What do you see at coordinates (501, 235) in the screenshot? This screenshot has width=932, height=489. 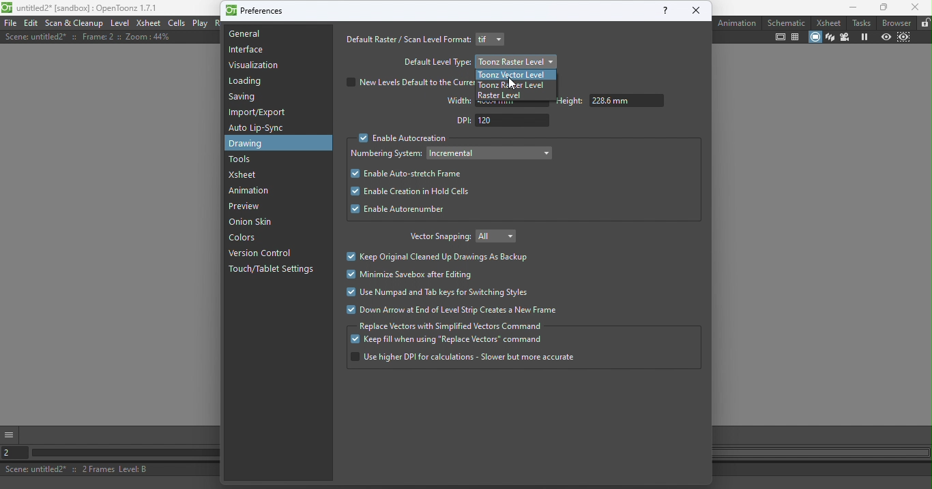 I see `Drop down menu` at bounding box center [501, 235].